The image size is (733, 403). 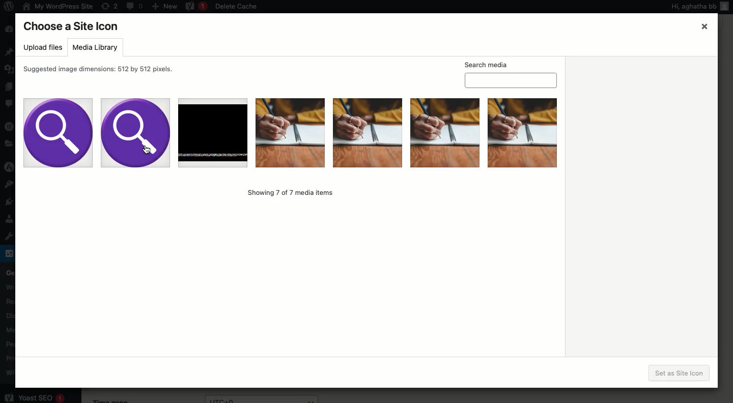 What do you see at coordinates (10, 105) in the screenshot?
I see `Comment` at bounding box center [10, 105].